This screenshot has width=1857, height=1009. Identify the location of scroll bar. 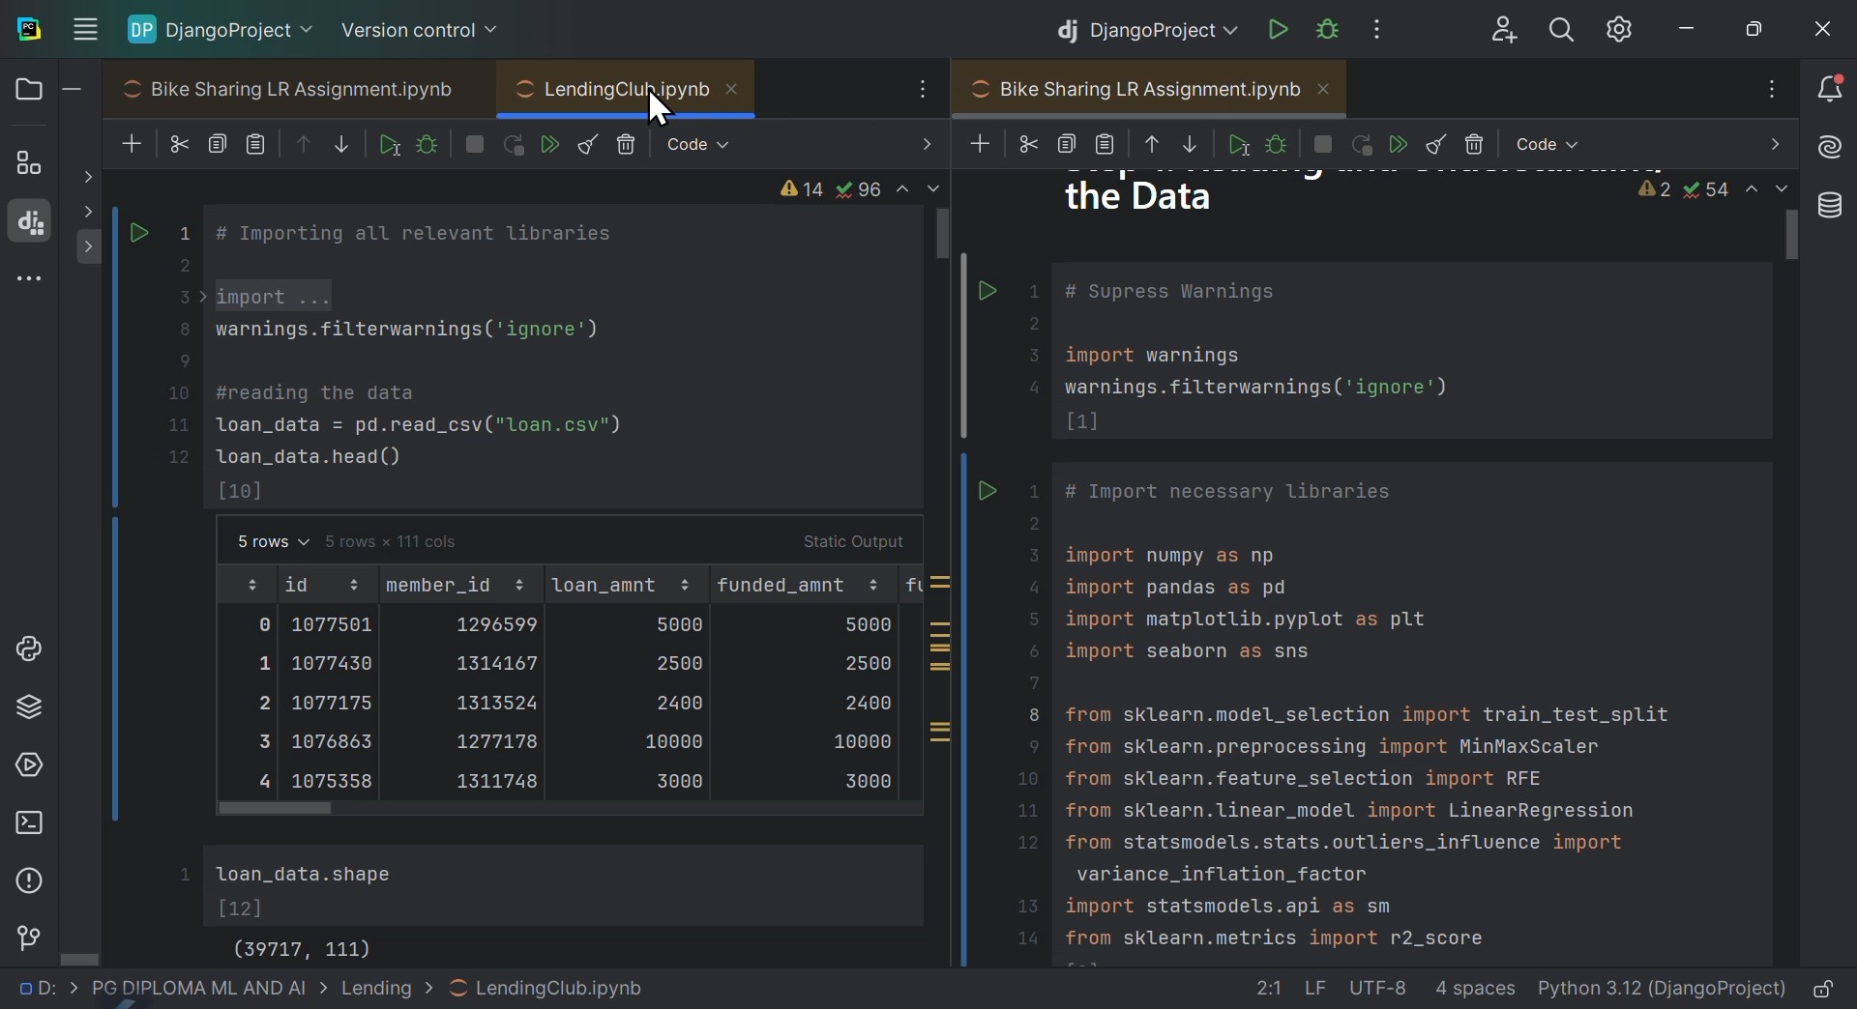
(1792, 234).